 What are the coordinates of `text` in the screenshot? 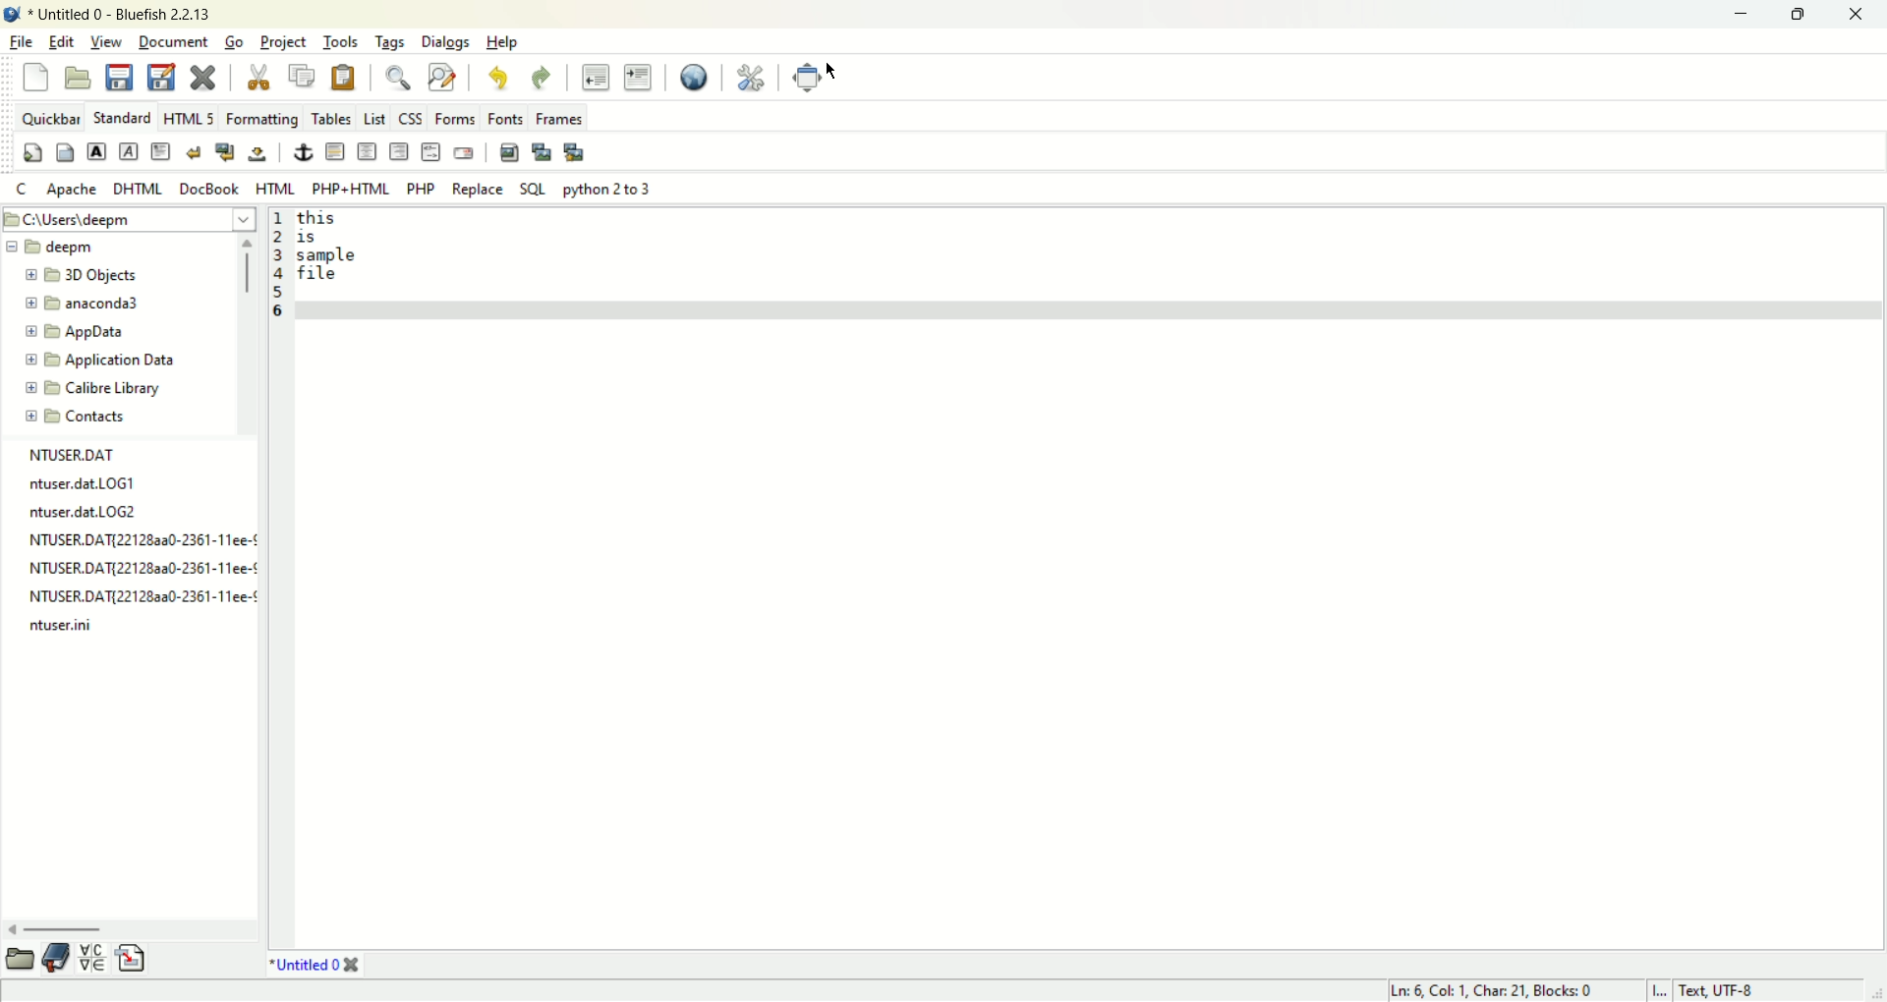 It's located at (344, 250).